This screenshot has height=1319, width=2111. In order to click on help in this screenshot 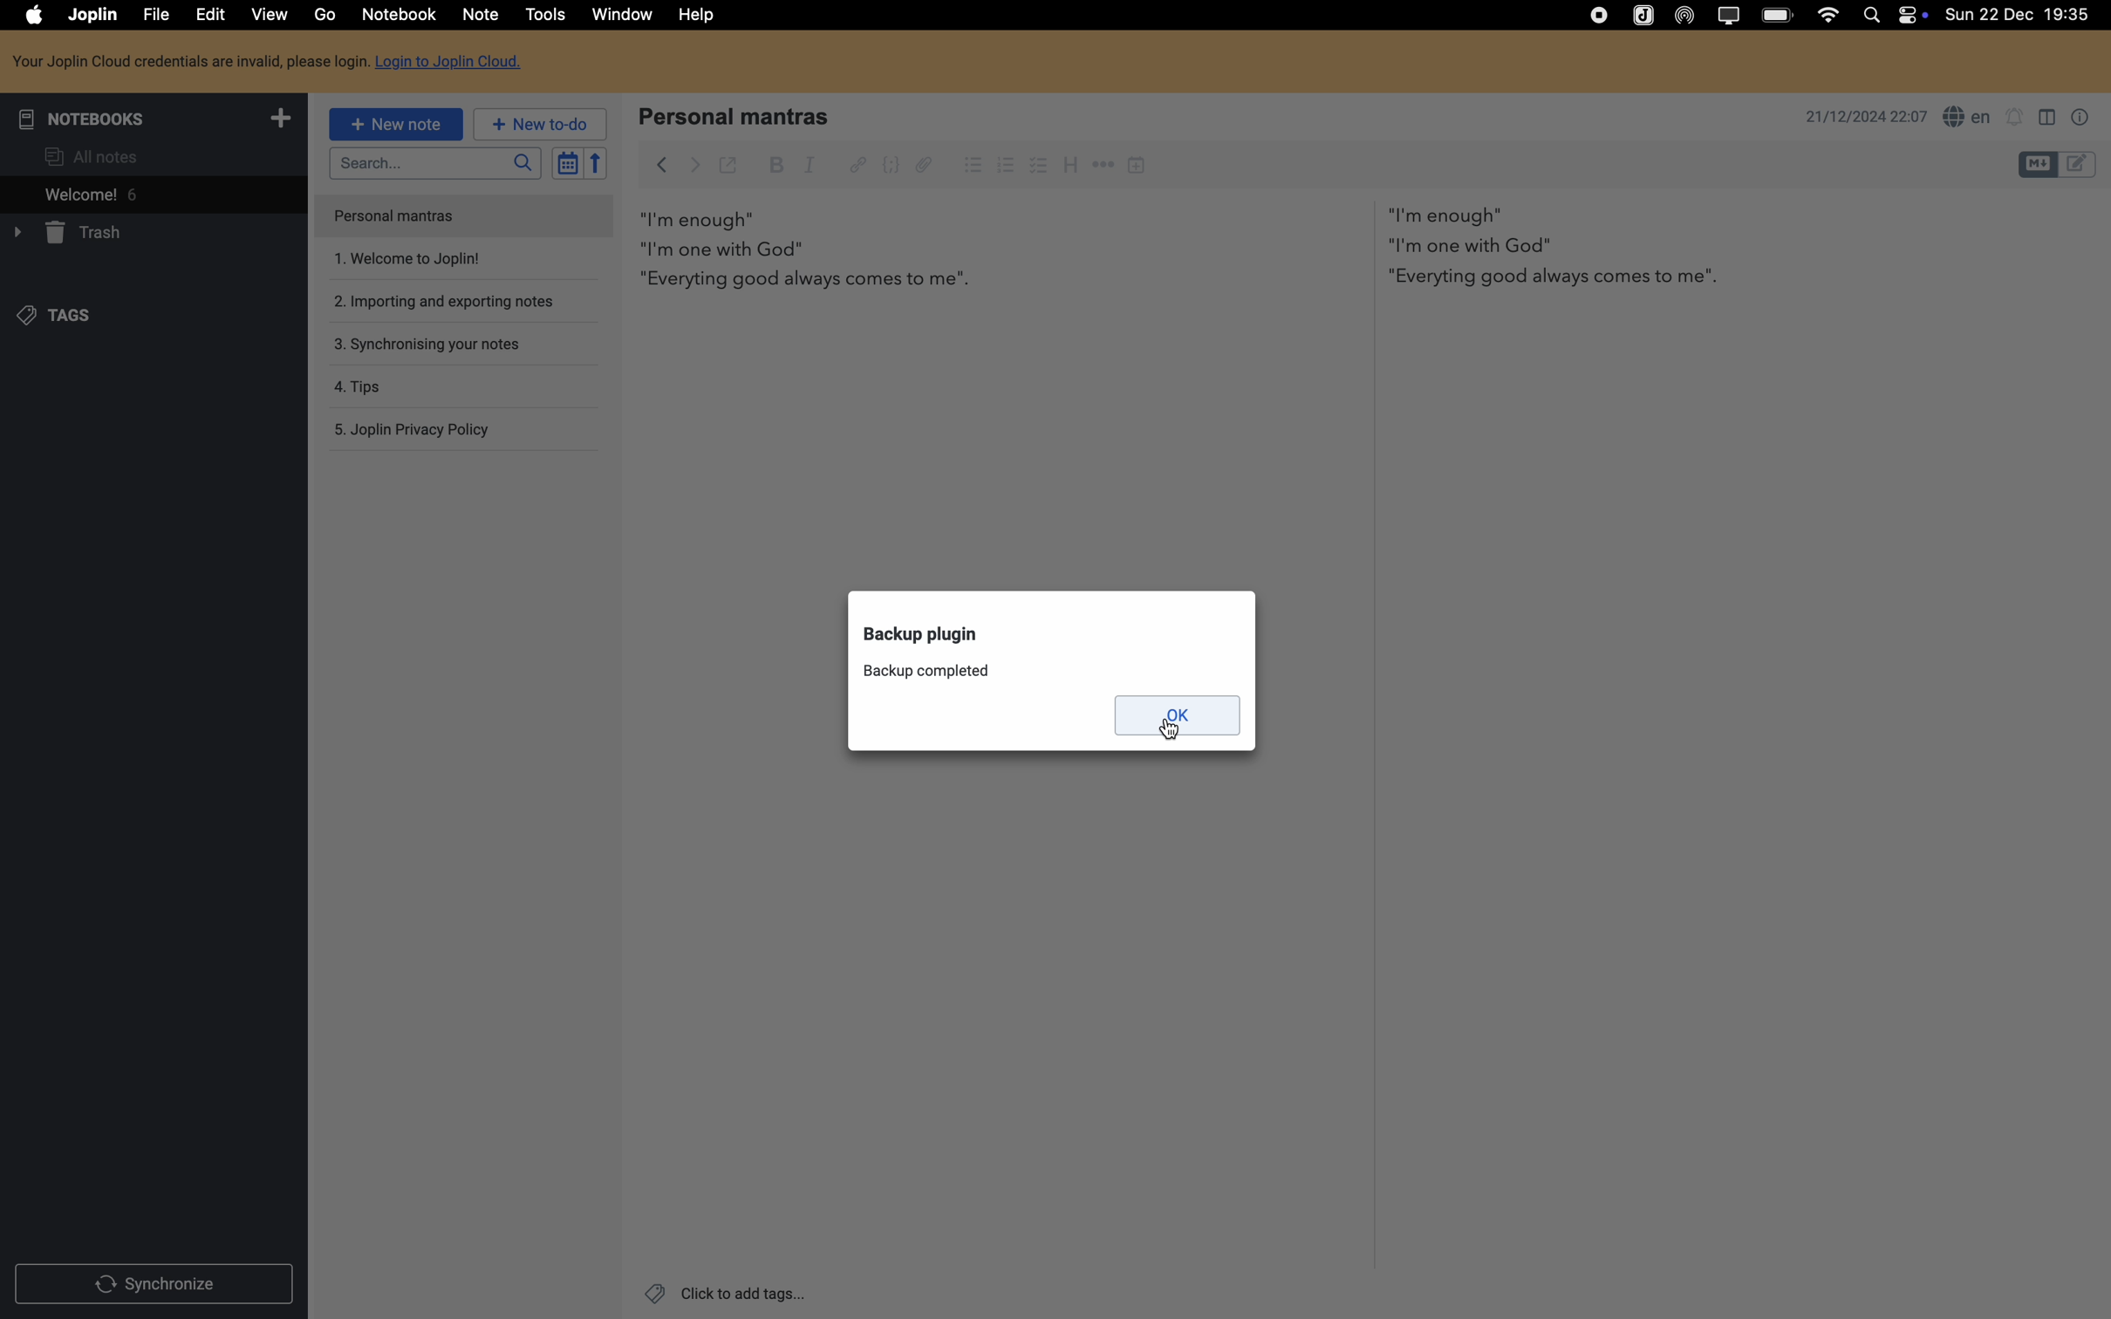, I will do `click(705, 17)`.